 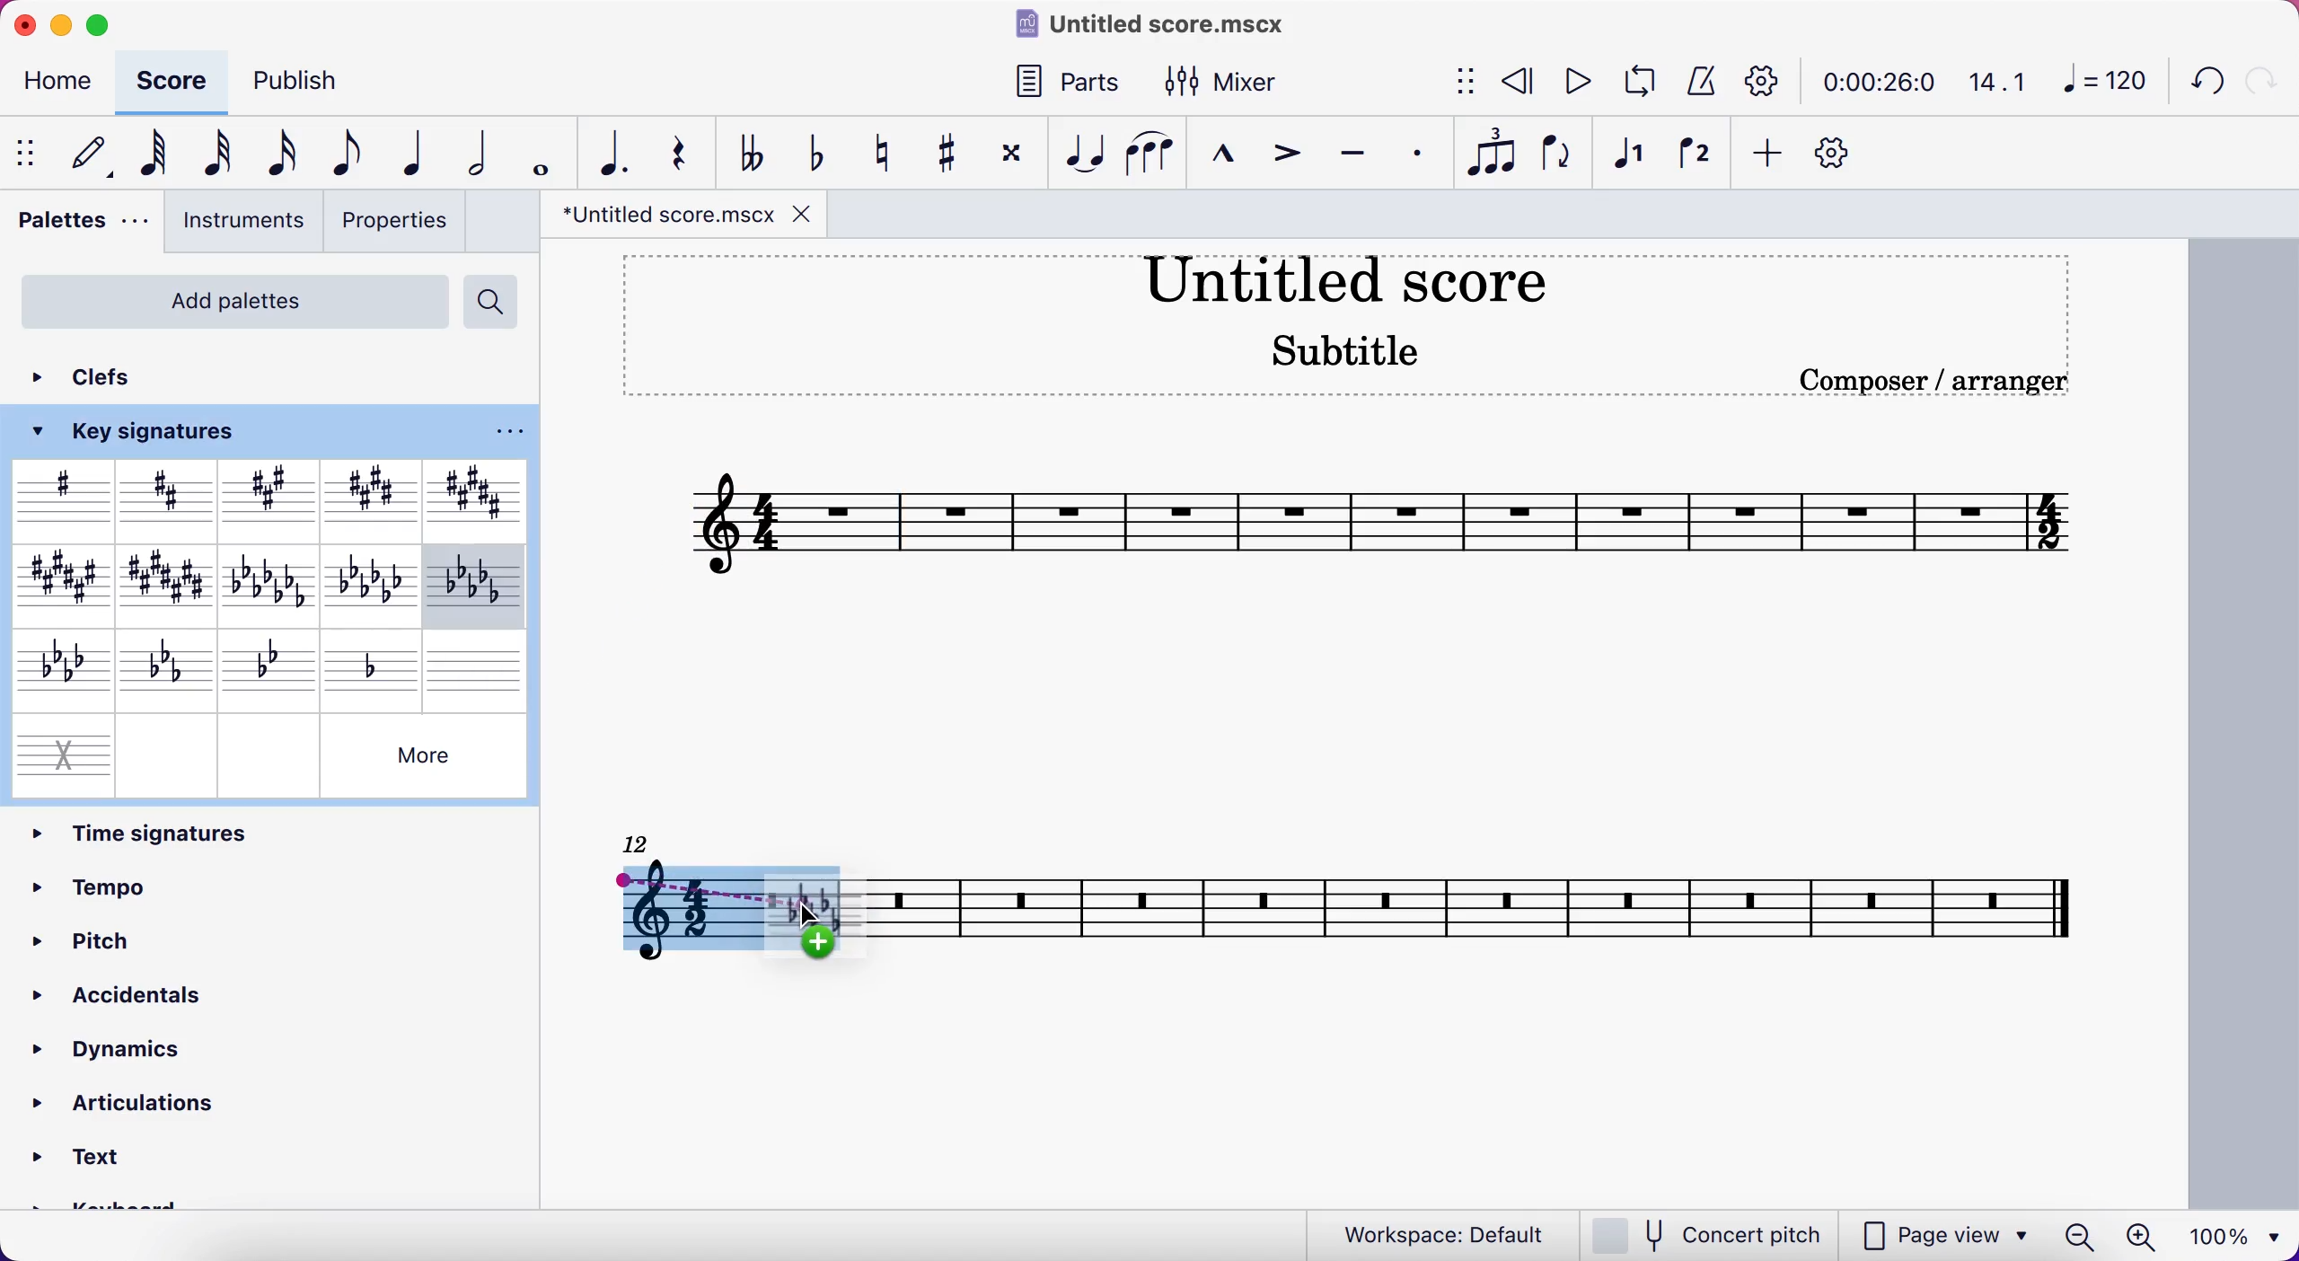 What do you see at coordinates (1358, 162) in the screenshot?
I see `tenuto` at bounding box center [1358, 162].